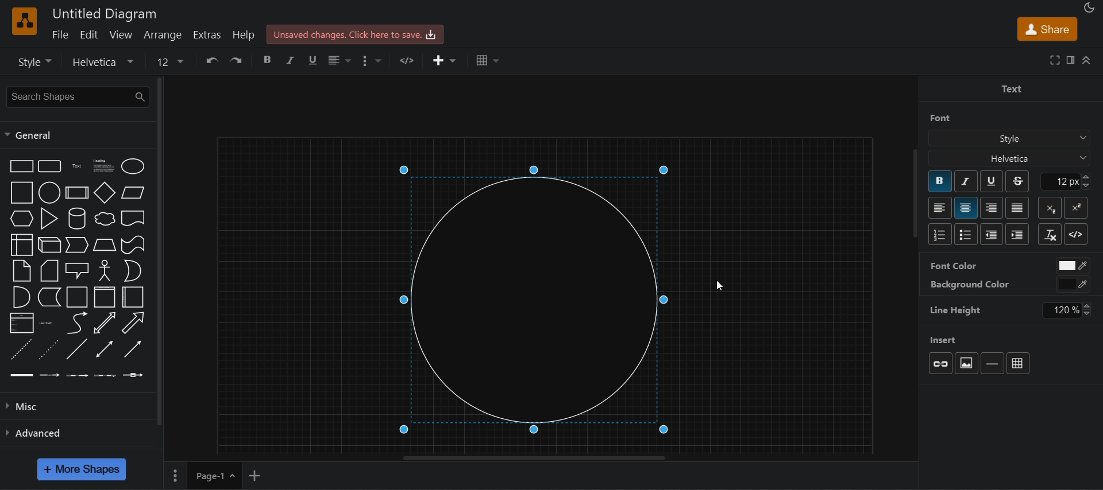 This screenshot has width=1103, height=490. I want to click on bidirectional arrow, so click(104, 323).